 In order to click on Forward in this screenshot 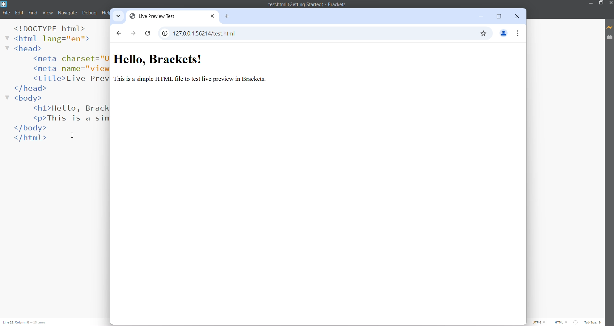, I will do `click(133, 34)`.